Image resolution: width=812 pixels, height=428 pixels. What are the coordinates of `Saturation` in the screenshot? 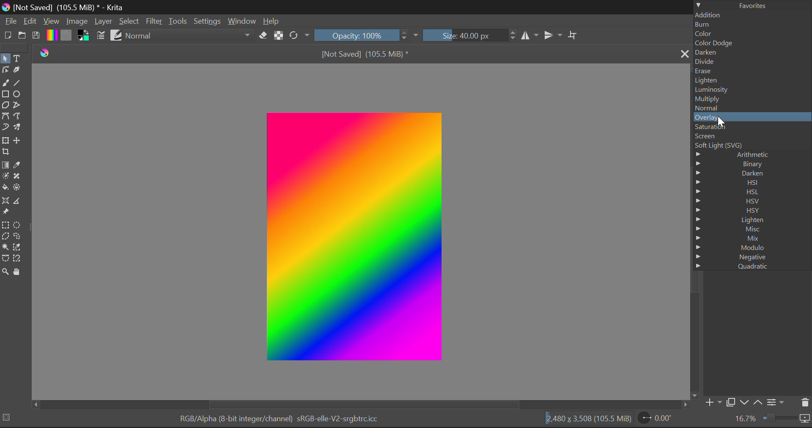 It's located at (752, 127).